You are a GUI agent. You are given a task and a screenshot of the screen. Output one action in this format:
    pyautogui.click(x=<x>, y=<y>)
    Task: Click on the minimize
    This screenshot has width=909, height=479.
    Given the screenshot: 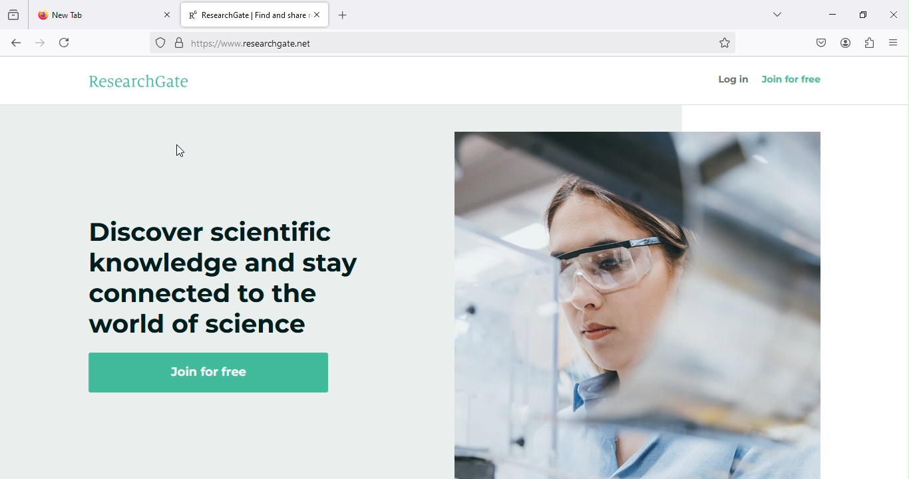 What is the action you would take?
    pyautogui.click(x=833, y=13)
    